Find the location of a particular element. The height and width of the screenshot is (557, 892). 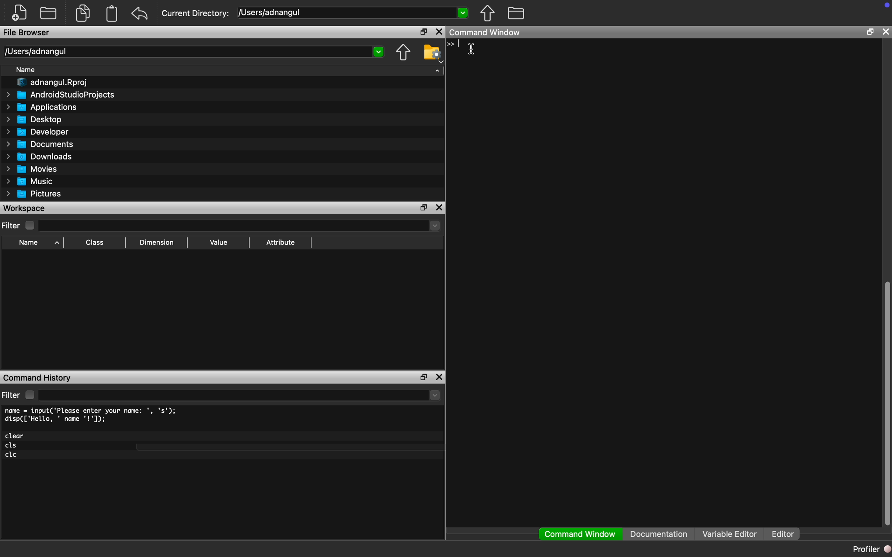

folder is located at coordinates (517, 13).